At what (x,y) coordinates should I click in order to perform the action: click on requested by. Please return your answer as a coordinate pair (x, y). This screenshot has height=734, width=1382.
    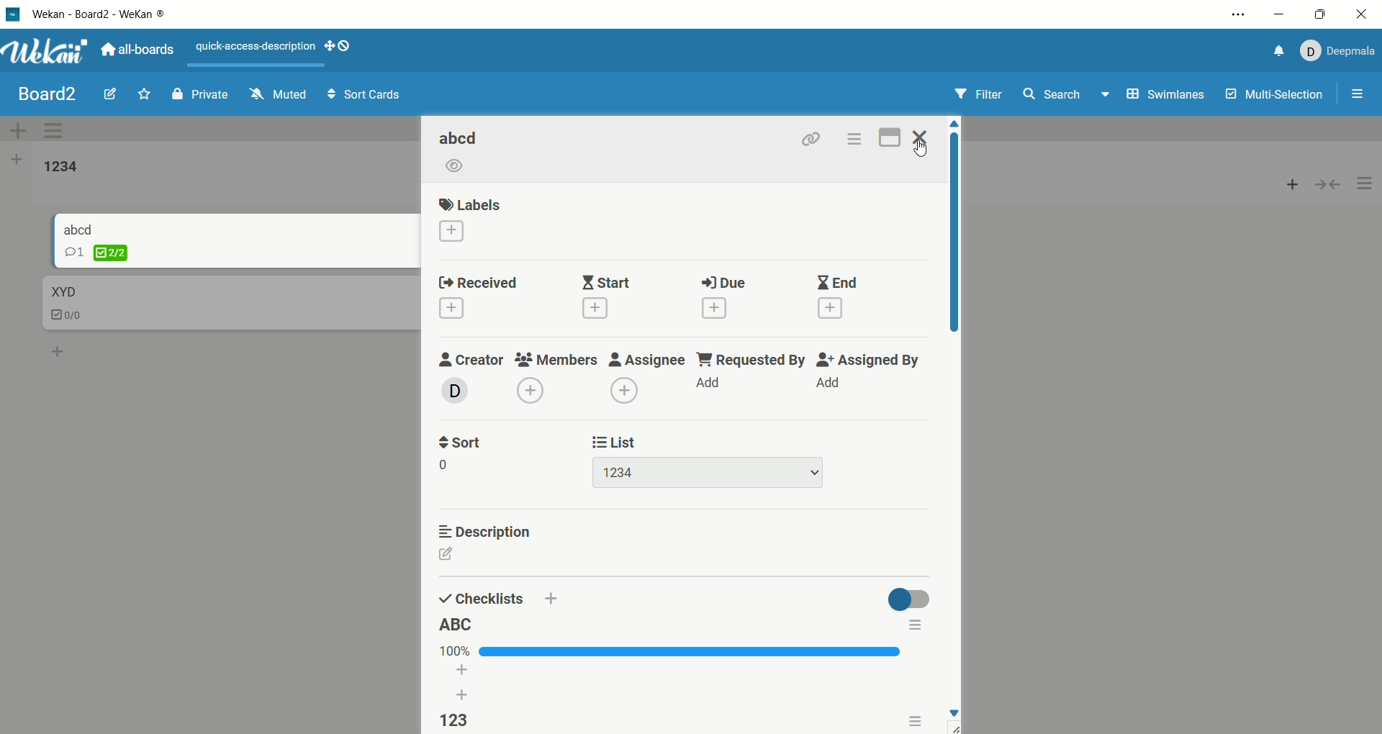
    Looking at the image, I should click on (749, 366).